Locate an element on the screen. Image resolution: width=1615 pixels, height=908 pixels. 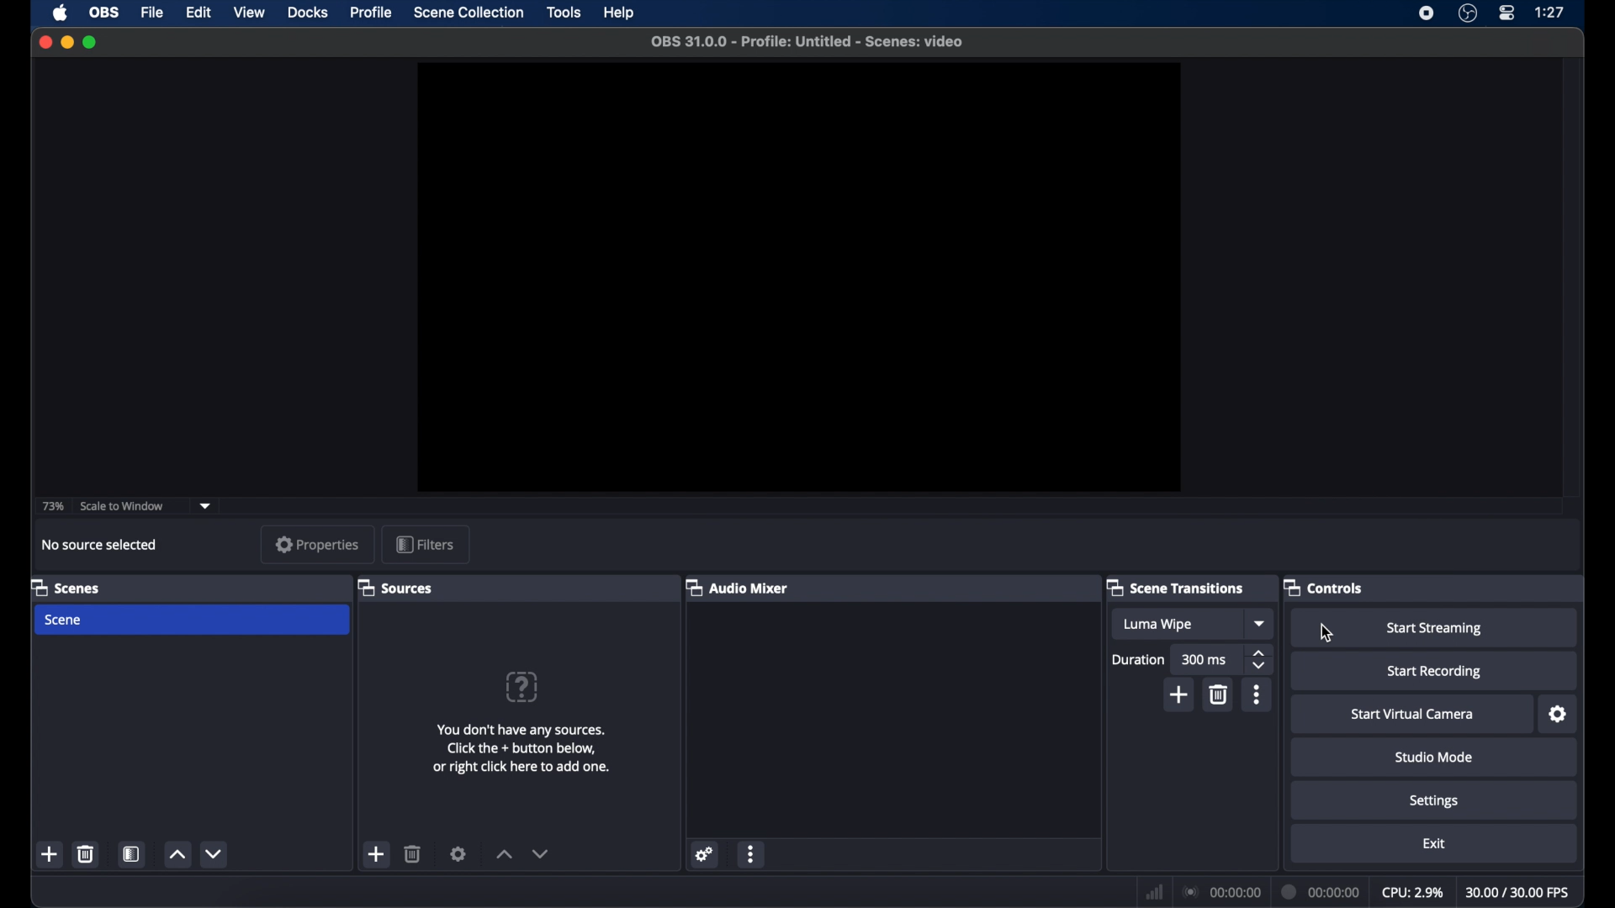
duration is located at coordinates (1139, 659).